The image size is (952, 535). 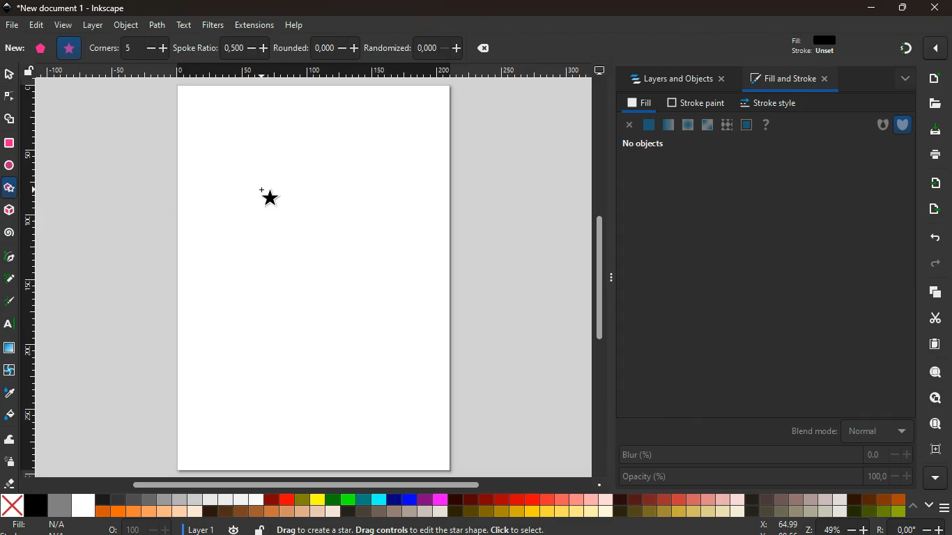 I want to click on filters, so click(x=213, y=24).